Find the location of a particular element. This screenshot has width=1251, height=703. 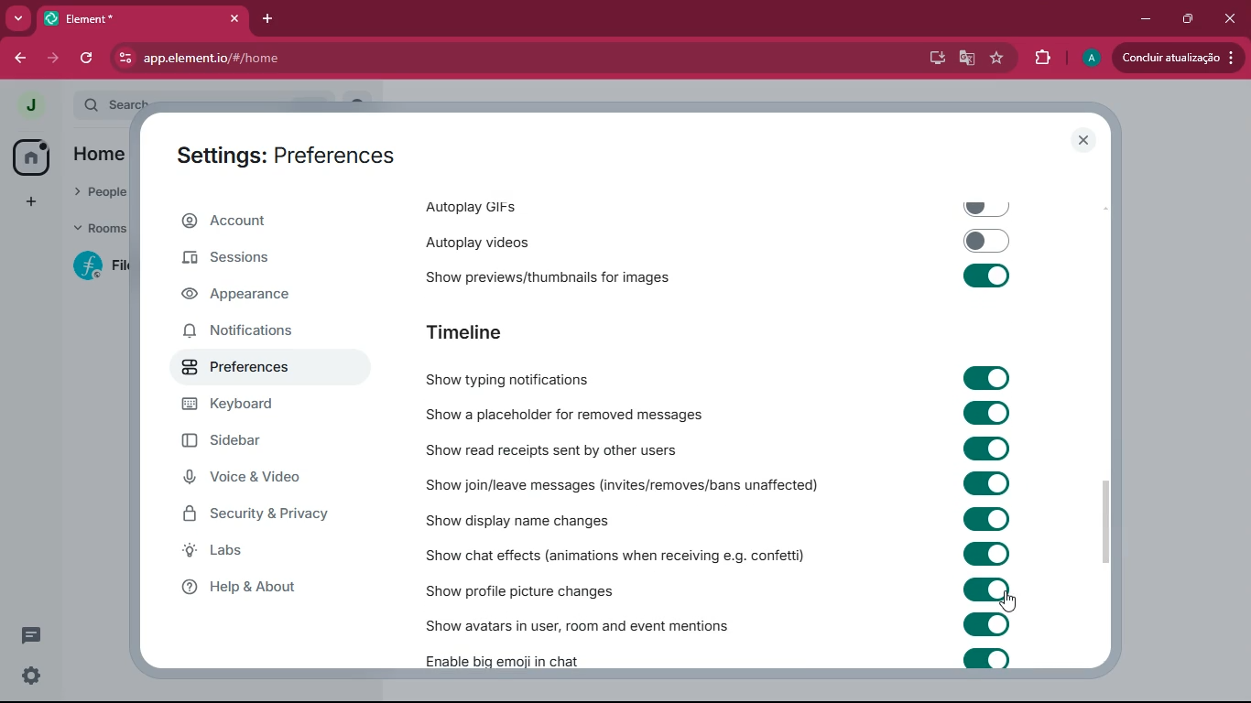

cursor is located at coordinates (1010, 606).